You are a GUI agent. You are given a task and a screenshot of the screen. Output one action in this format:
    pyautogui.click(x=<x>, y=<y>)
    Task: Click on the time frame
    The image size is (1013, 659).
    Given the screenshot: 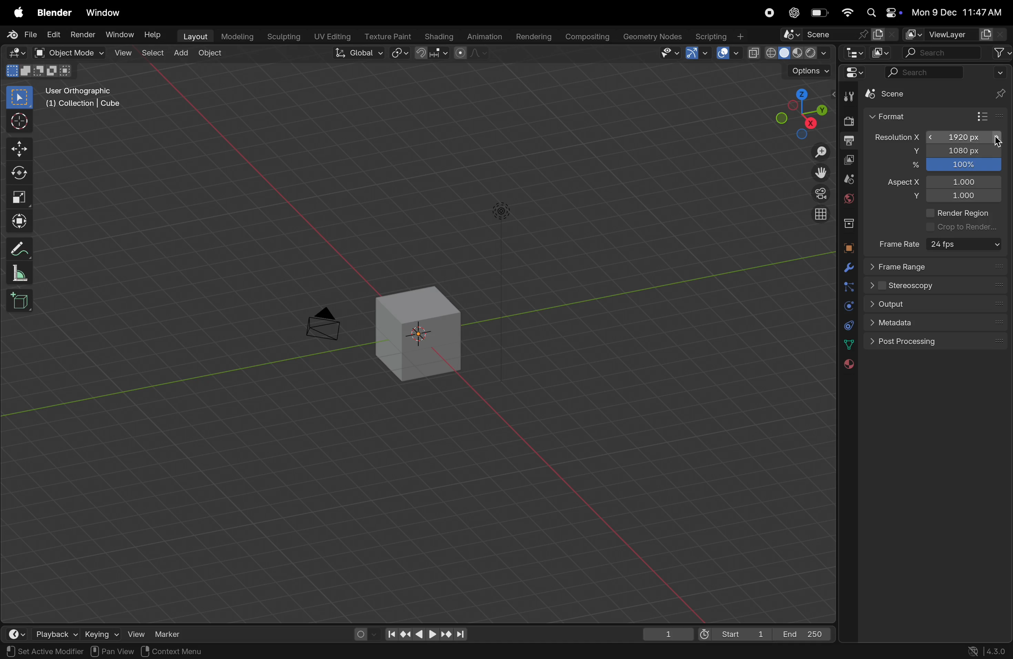 What is the action you would take?
    pyautogui.click(x=17, y=633)
    